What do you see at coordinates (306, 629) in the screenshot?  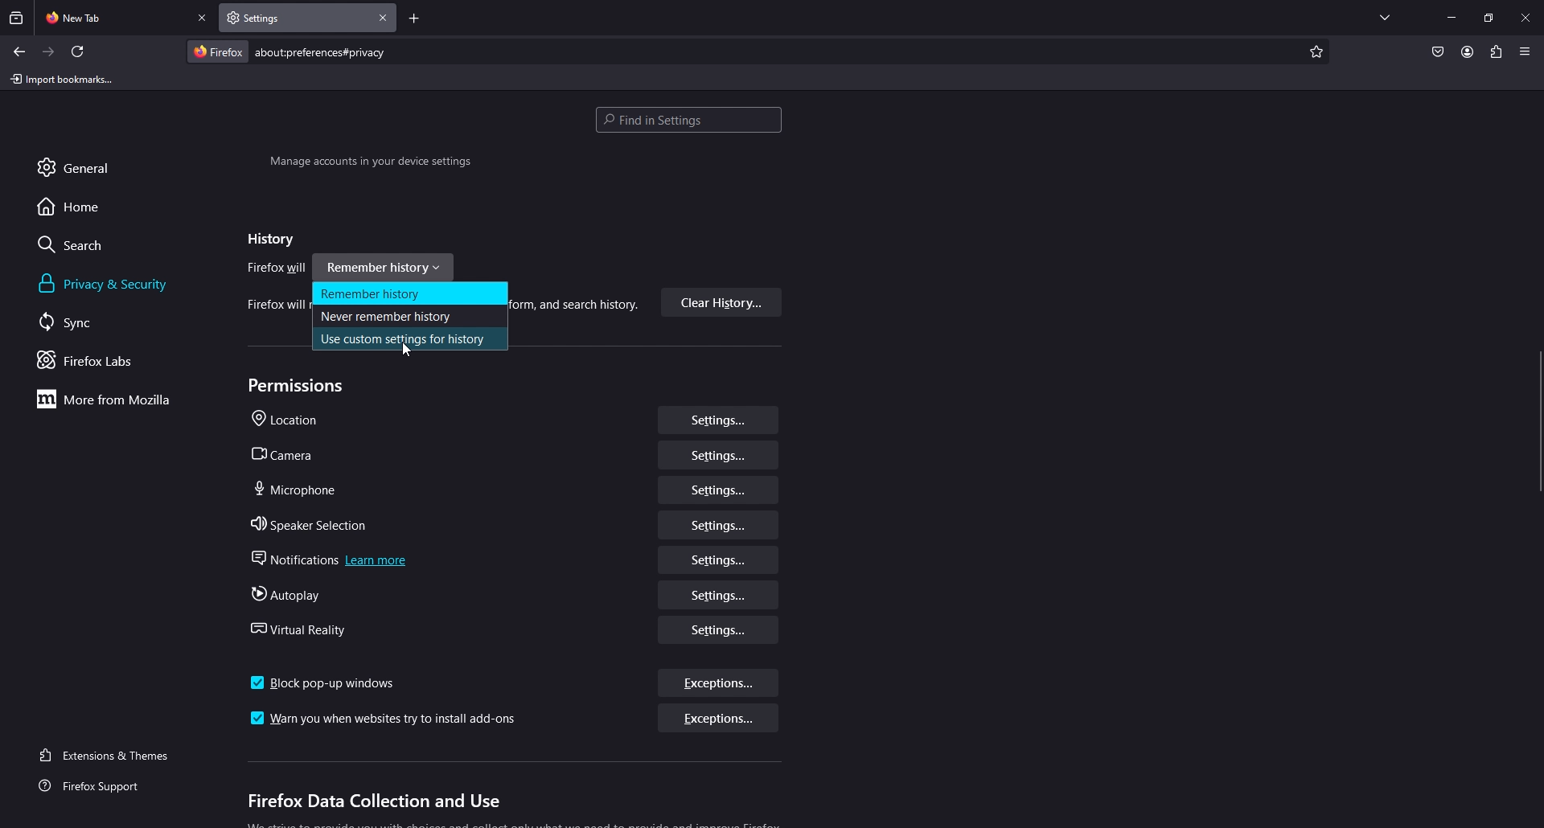 I see `virtual reality` at bounding box center [306, 629].